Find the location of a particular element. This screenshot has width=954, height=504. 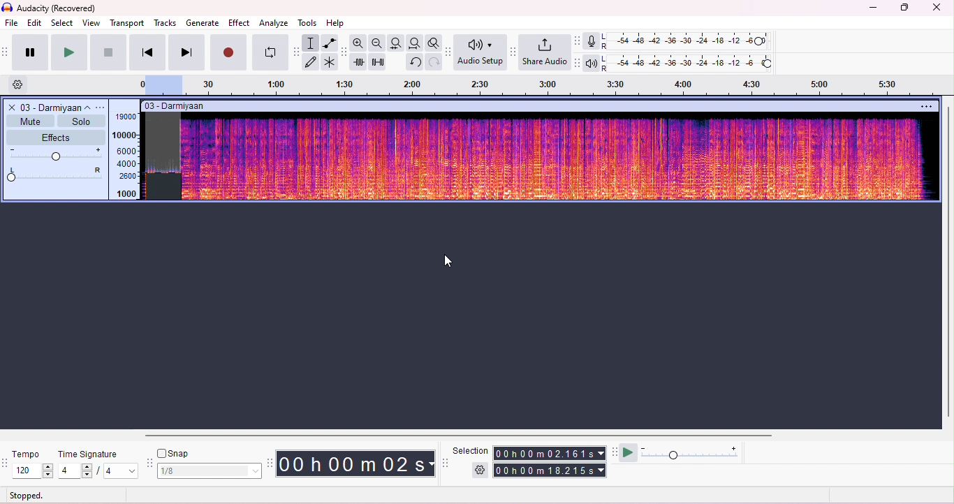

close track is located at coordinates (10, 107).